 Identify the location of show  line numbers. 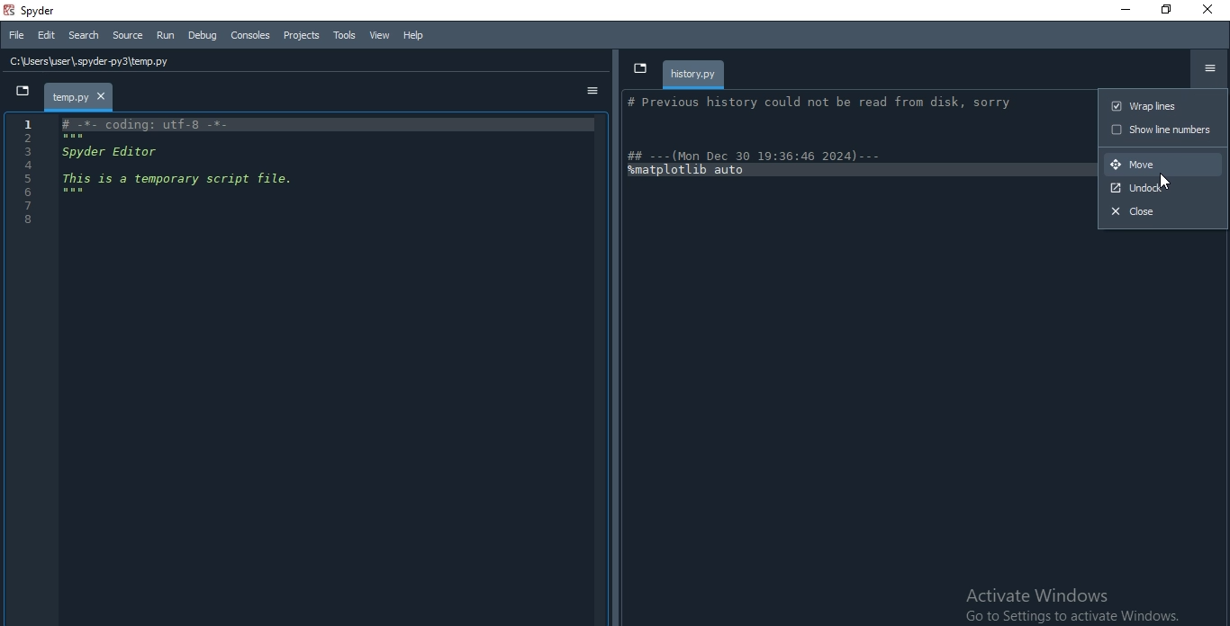
(1162, 130).